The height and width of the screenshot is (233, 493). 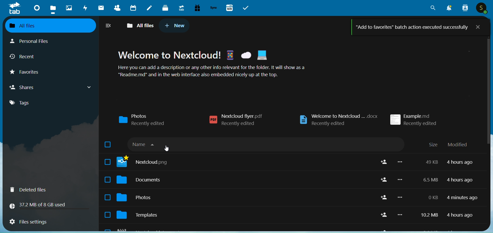 I want to click on Photos, so click(x=245, y=198).